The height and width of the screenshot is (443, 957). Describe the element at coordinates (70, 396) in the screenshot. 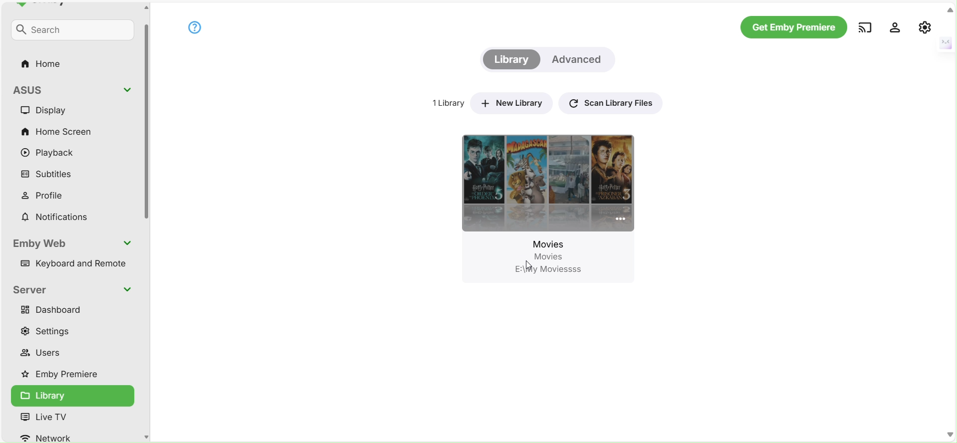

I see `Library View in Open` at that location.